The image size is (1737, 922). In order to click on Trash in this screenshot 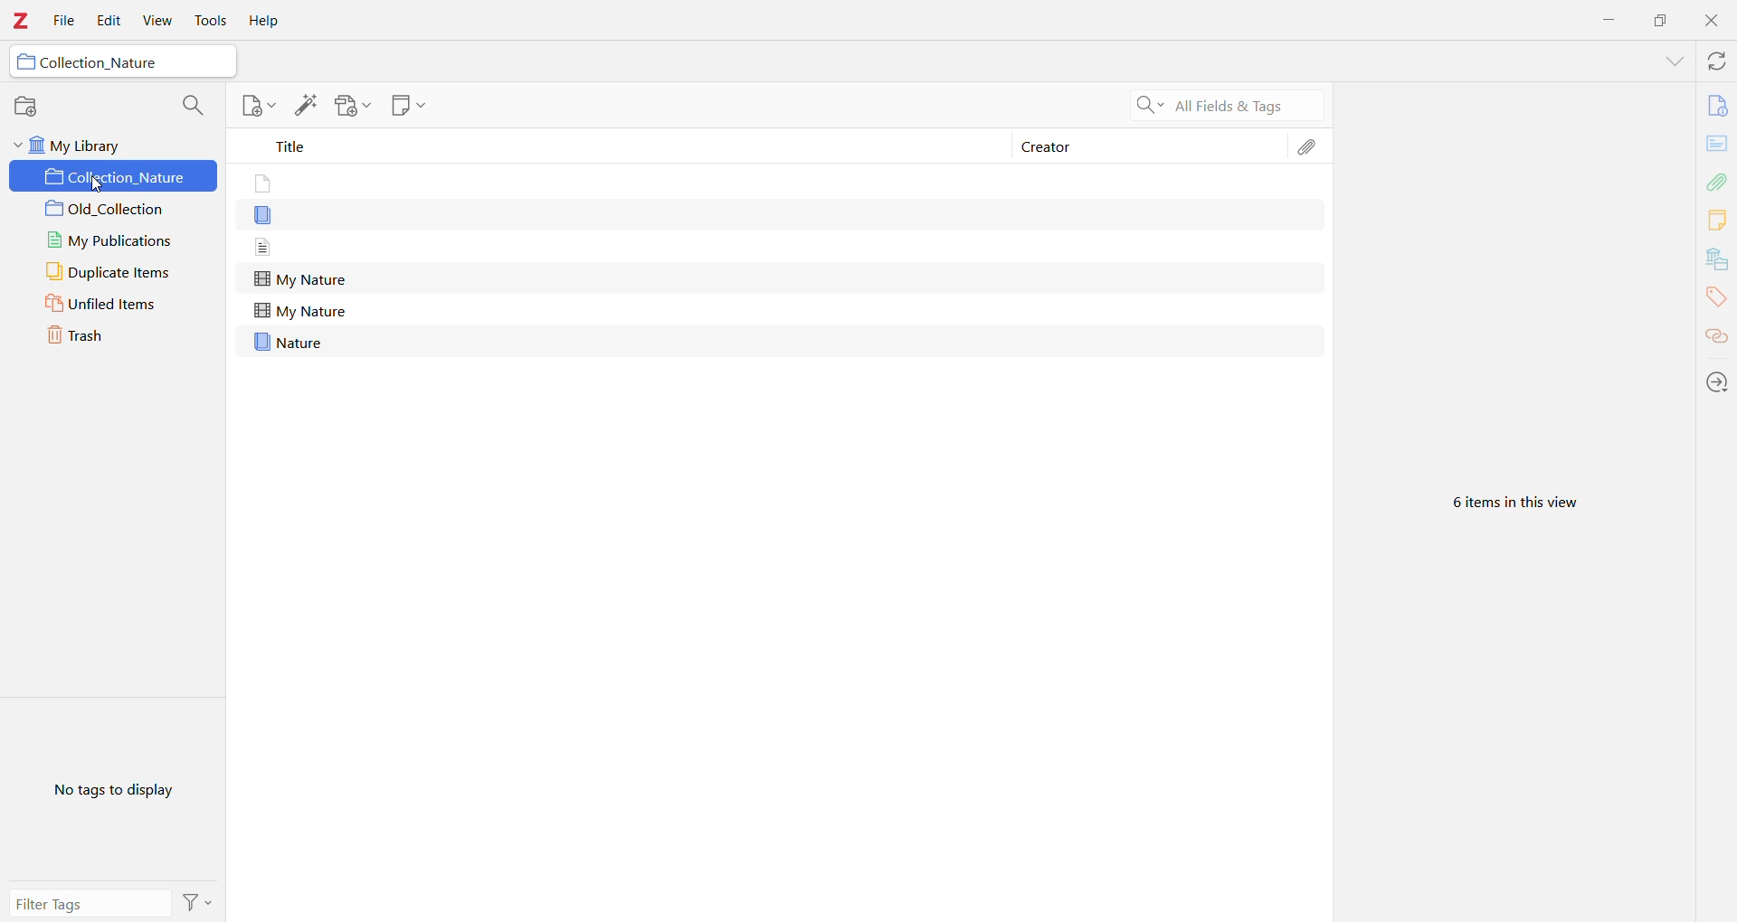, I will do `click(115, 336)`.